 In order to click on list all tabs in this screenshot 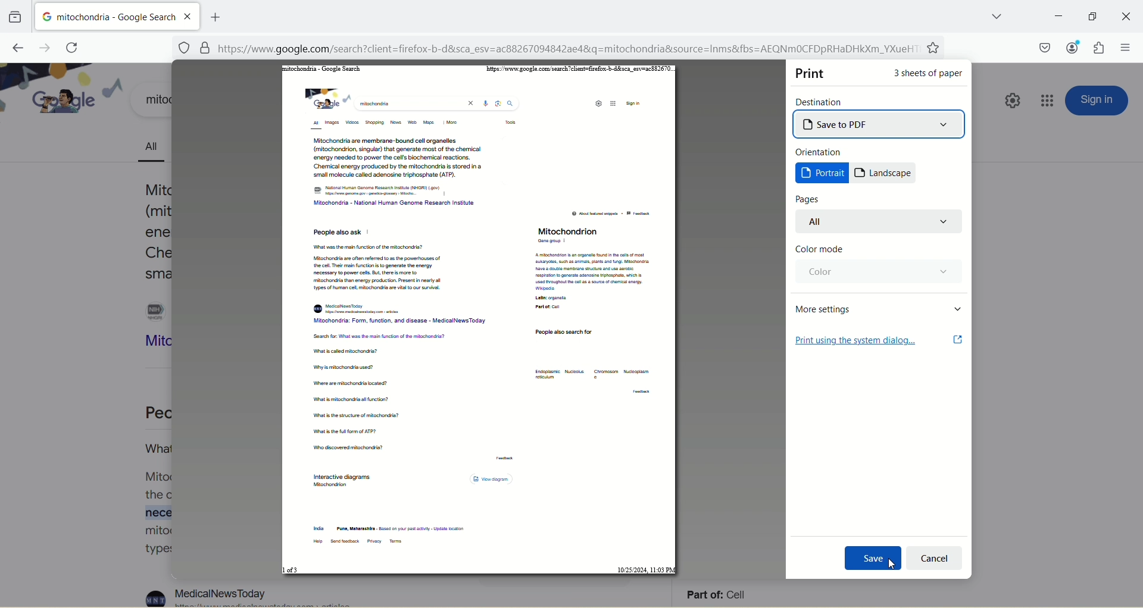, I will do `click(988, 15)`.